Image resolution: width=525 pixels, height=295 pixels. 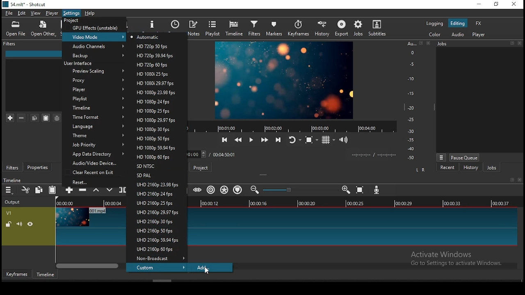 What do you see at coordinates (153, 64) in the screenshot?
I see `resolution option` at bounding box center [153, 64].